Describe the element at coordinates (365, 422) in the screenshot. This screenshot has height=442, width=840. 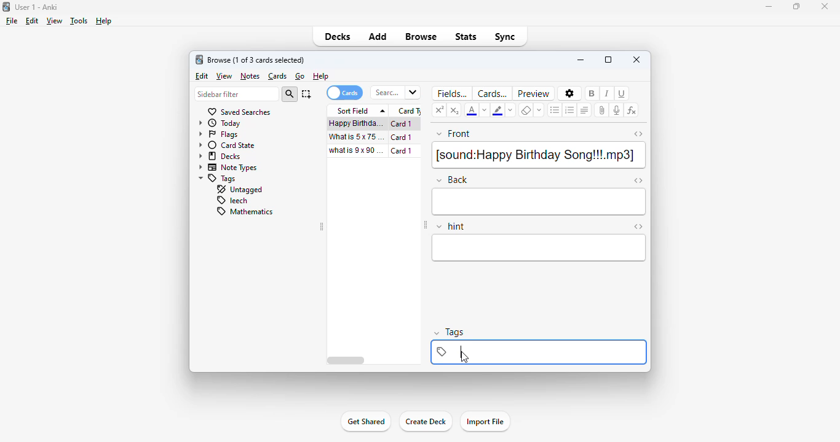
I see `get shared` at that location.